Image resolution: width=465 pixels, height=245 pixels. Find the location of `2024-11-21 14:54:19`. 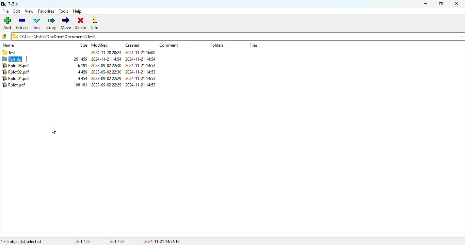

2024-11-21 14:54:19 is located at coordinates (162, 241).